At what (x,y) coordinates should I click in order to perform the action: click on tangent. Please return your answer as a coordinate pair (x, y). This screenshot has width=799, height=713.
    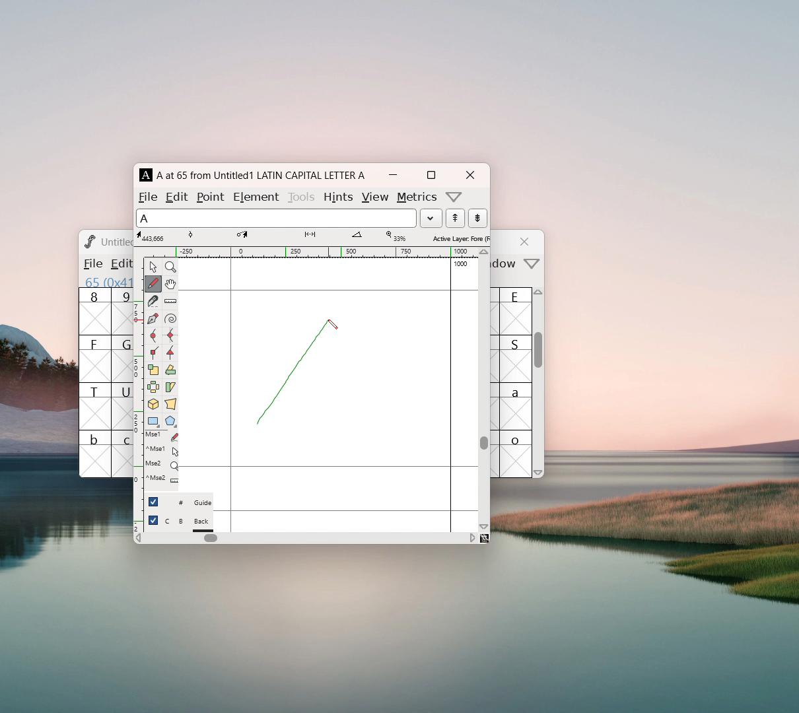
    Looking at the image, I should click on (190, 236).